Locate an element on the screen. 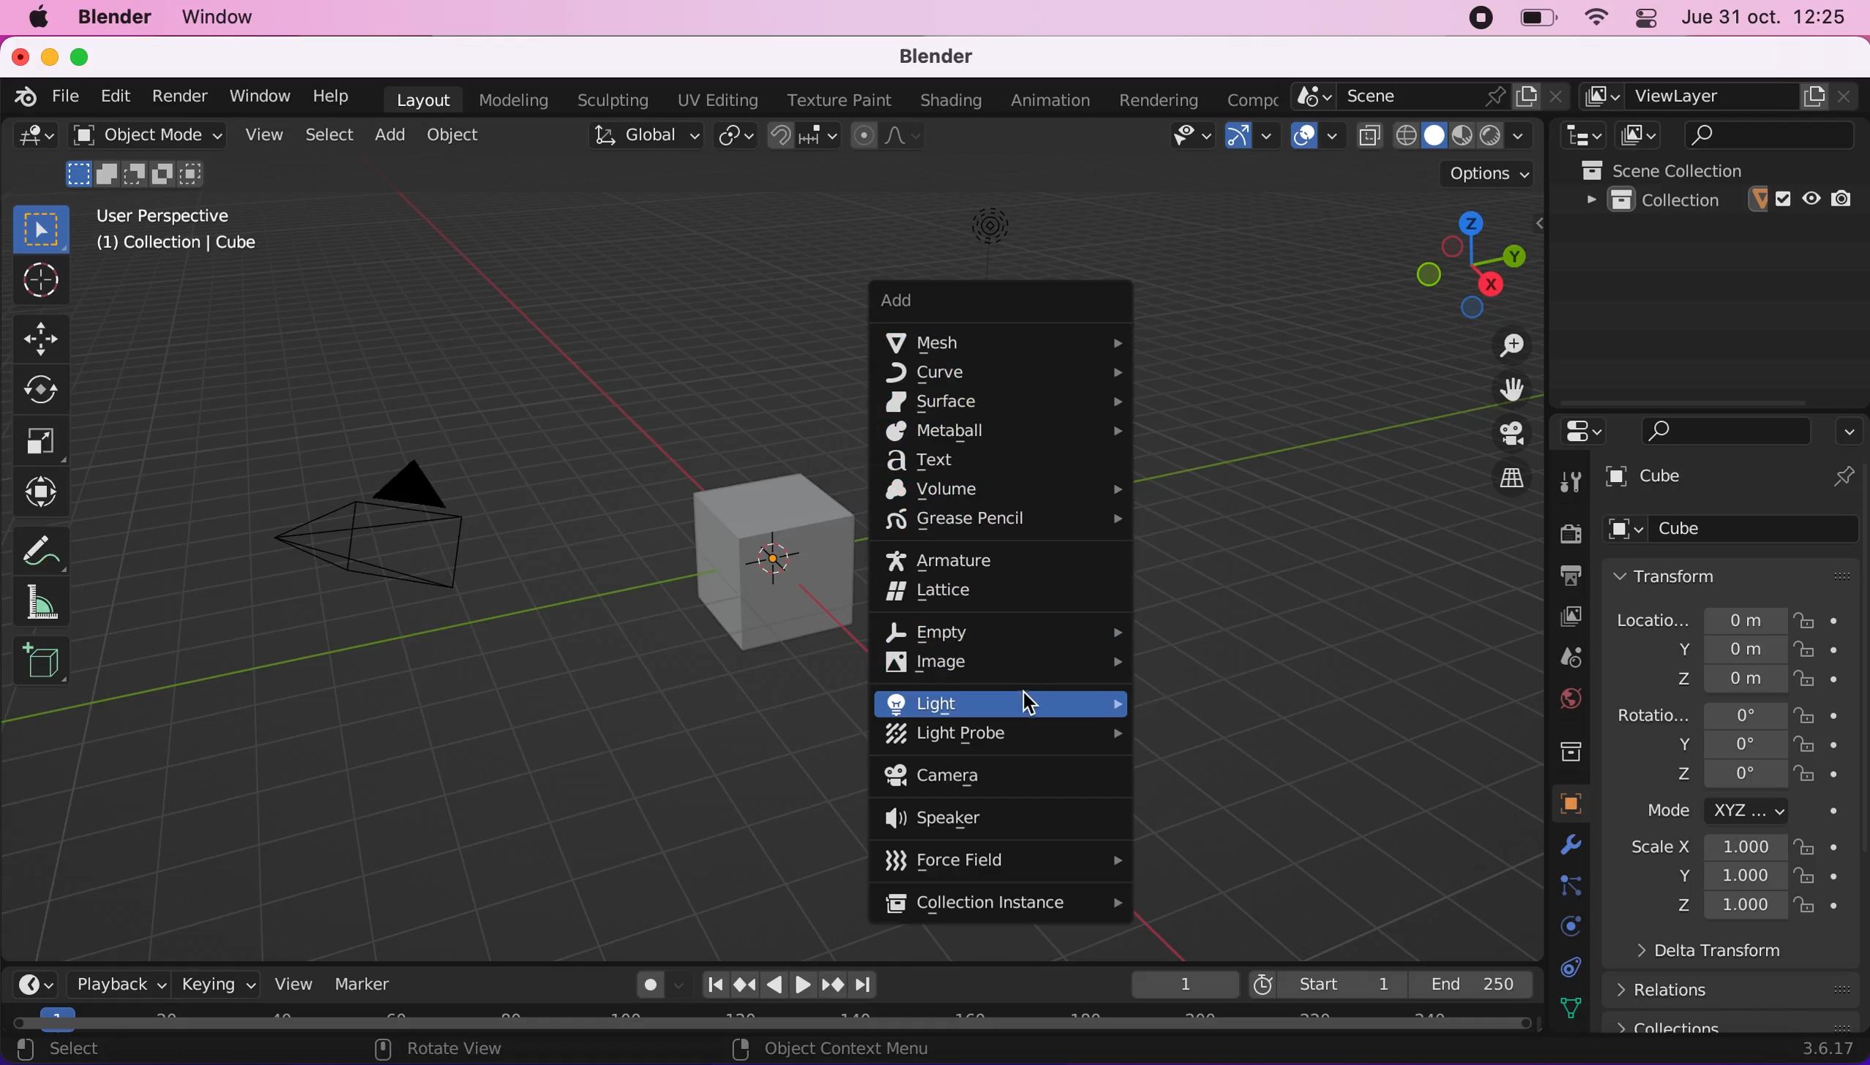 The width and height of the screenshot is (1870, 1065). 3.6.17 is located at coordinates (1825, 1050).